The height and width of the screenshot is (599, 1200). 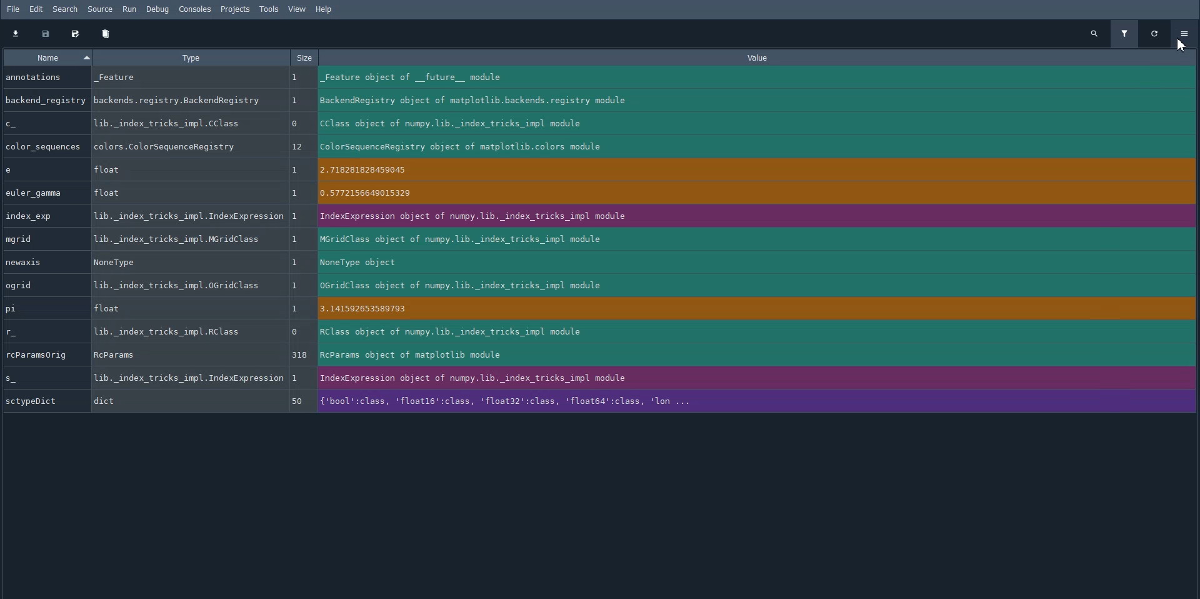 What do you see at coordinates (297, 261) in the screenshot?
I see `1` at bounding box center [297, 261].